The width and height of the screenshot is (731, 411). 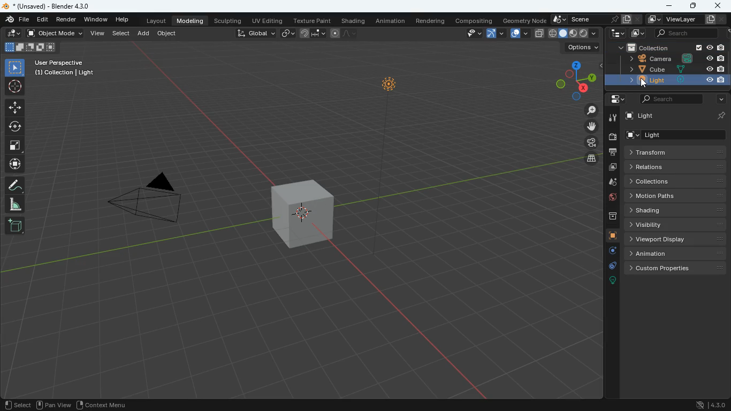 What do you see at coordinates (17, 405) in the screenshot?
I see `select` at bounding box center [17, 405].